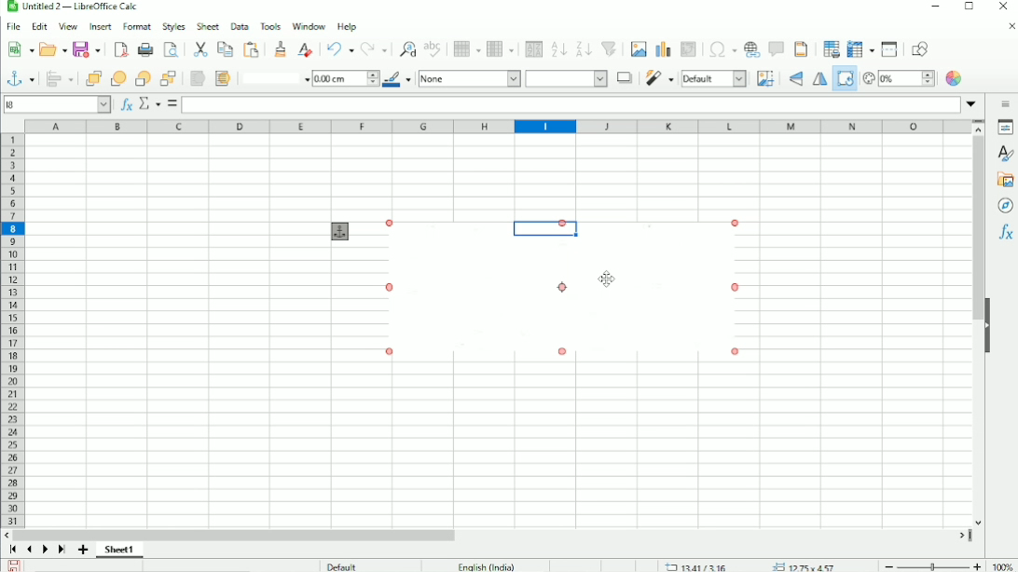 The width and height of the screenshot is (1018, 572). Describe the element at coordinates (222, 78) in the screenshot. I see `To background` at that location.